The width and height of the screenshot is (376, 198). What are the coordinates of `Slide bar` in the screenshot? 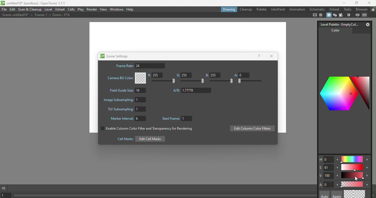 It's located at (353, 176).